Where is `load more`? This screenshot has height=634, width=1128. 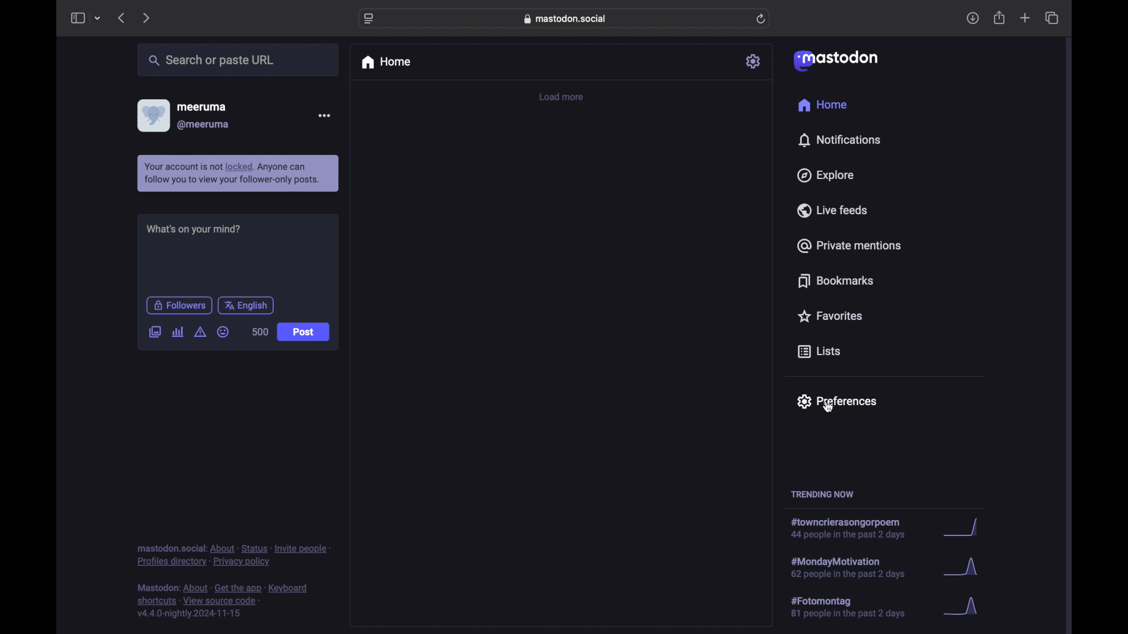 load more is located at coordinates (561, 97).